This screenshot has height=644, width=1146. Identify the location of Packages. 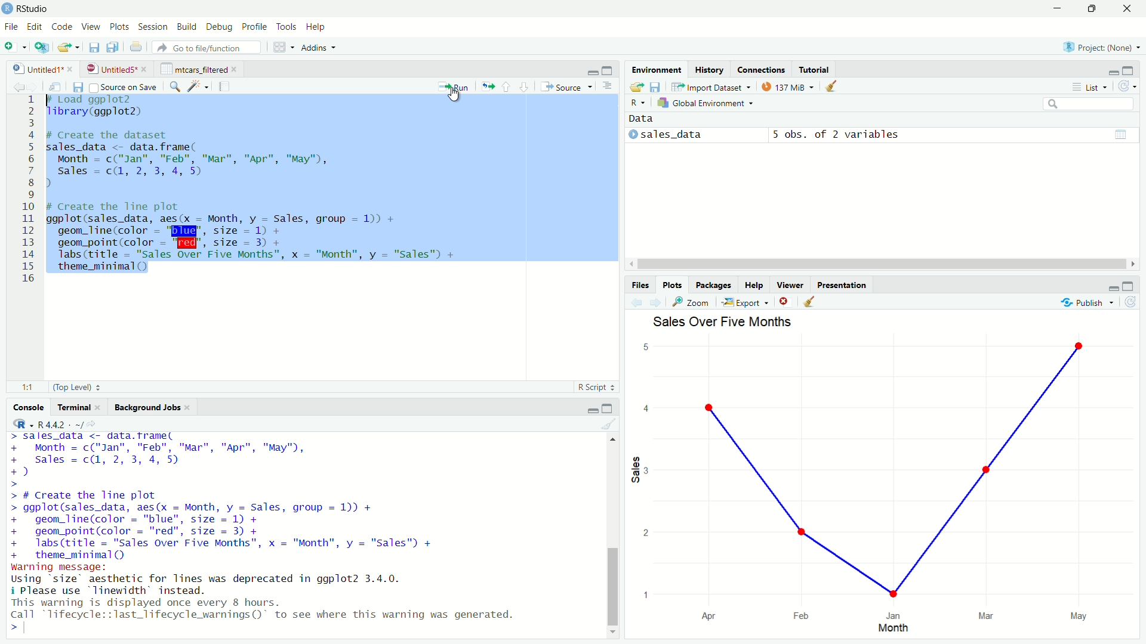
(714, 285).